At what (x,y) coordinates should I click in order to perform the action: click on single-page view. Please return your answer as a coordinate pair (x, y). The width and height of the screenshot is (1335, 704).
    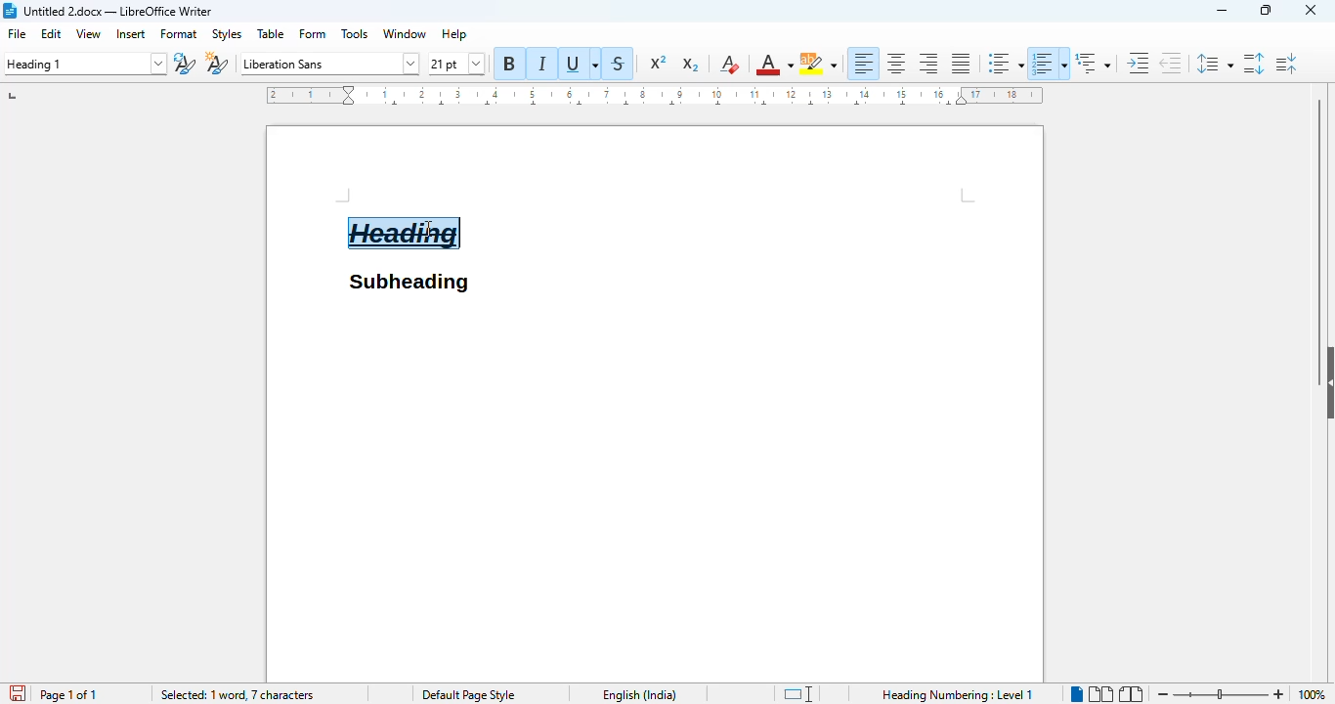
    Looking at the image, I should click on (1076, 692).